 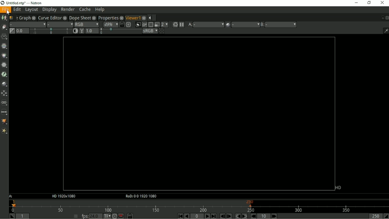 I want to click on Display Channels, so click(x=86, y=24).